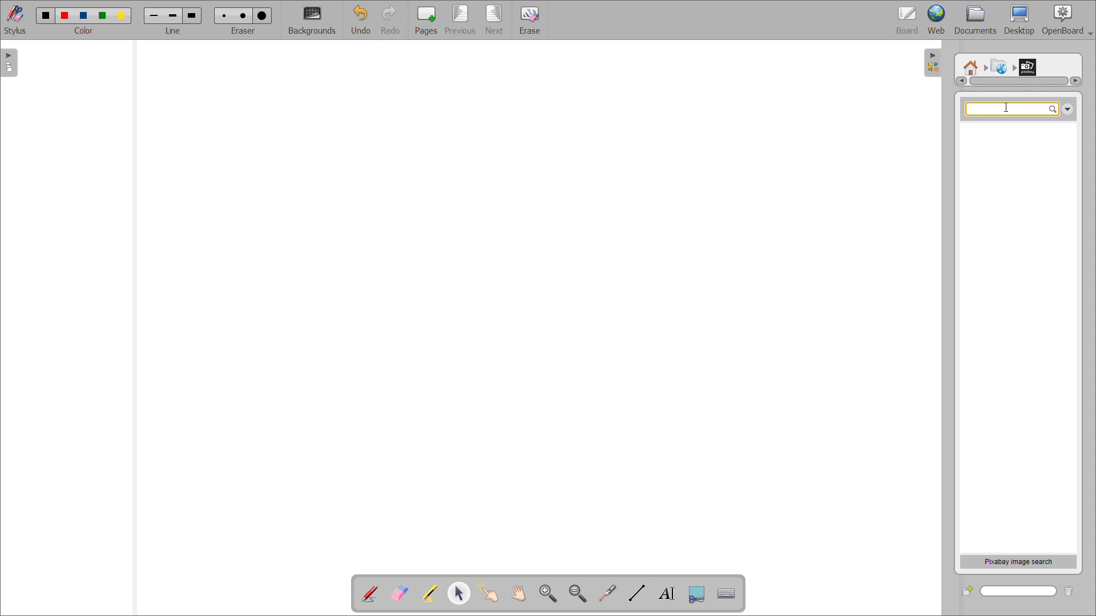 Image resolution: width=1096 pixels, height=616 pixels. I want to click on virtual keyboard, so click(727, 594).